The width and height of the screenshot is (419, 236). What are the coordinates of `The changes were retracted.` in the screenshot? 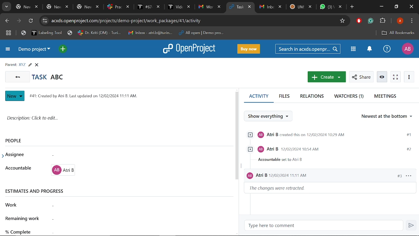 It's located at (283, 189).